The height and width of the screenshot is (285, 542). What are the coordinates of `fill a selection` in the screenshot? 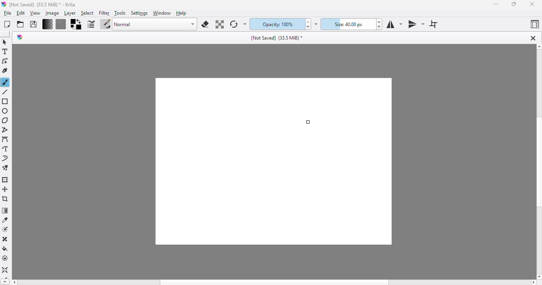 It's located at (5, 249).